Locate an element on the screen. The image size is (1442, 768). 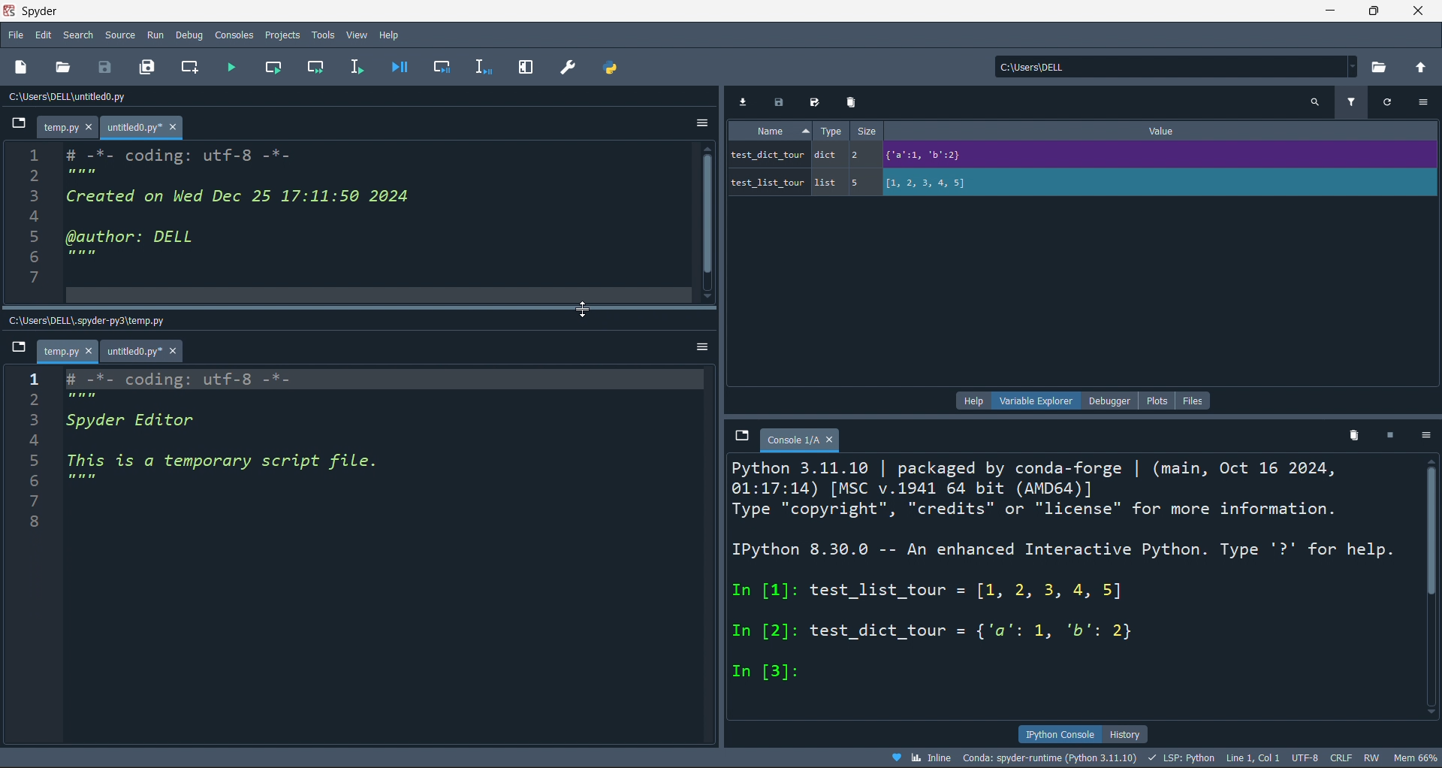
edit is located at coordinates (44, 35).